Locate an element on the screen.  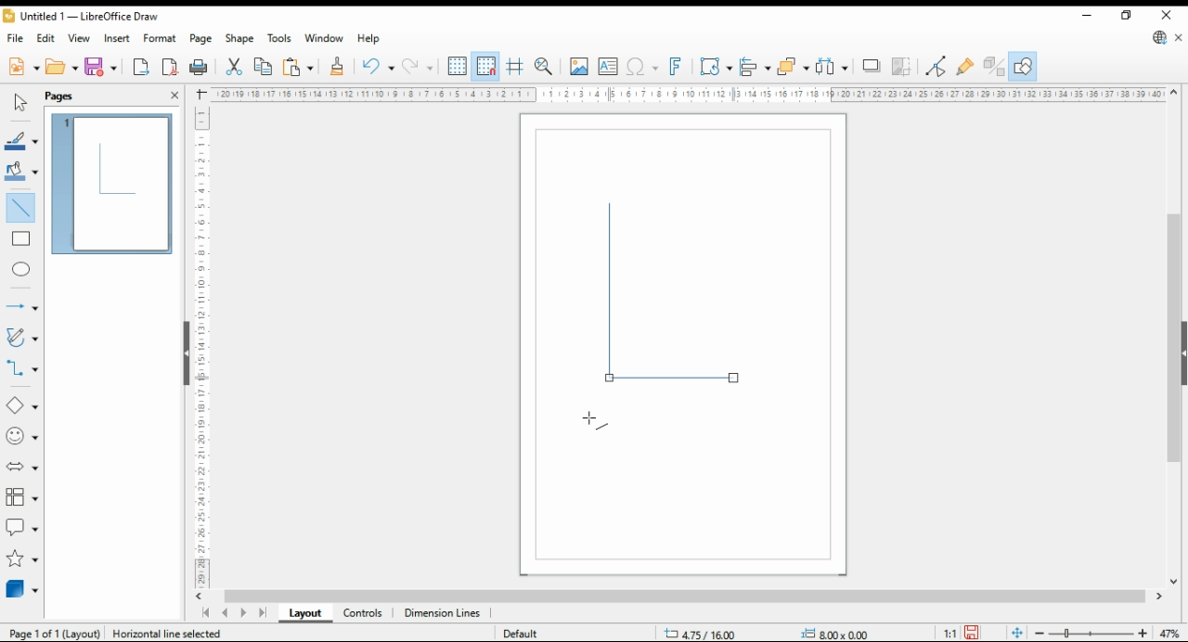
print is located at coordinates (199, 68).